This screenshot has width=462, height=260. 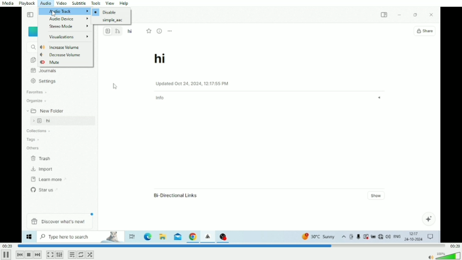 I want to click on Visualizations, so click(x=69, y=38).